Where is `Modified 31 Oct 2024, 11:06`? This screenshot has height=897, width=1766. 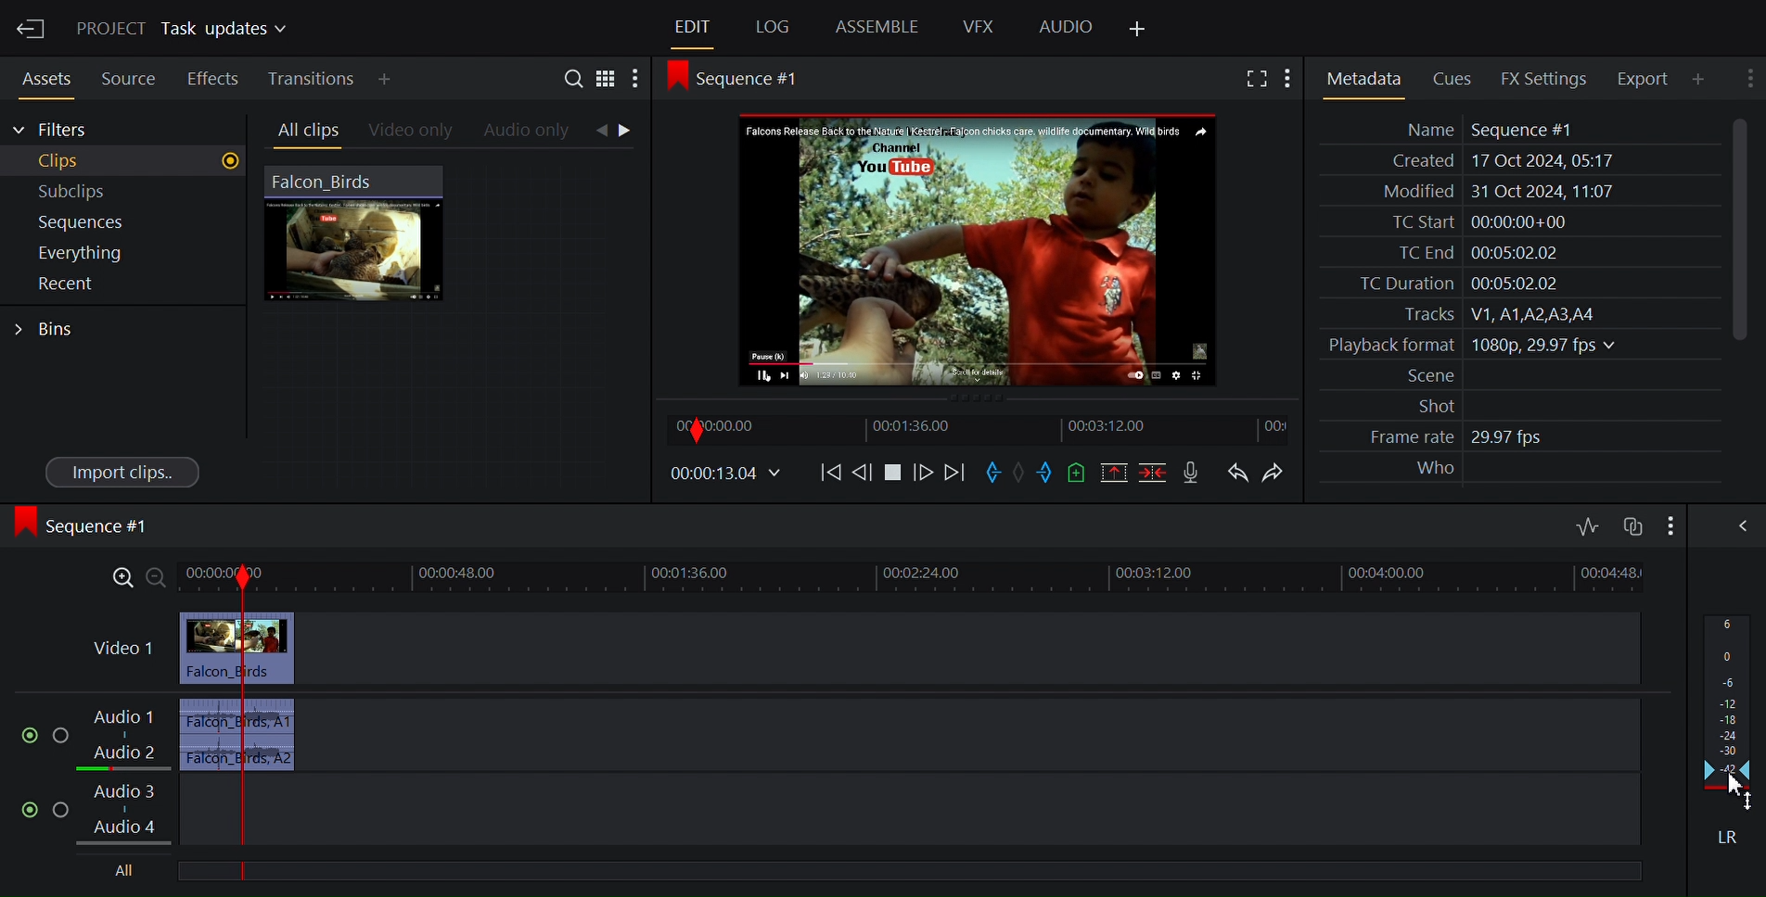 Modified 31 Oct 2024, 11:06 is located at coordinates (1489, 192).